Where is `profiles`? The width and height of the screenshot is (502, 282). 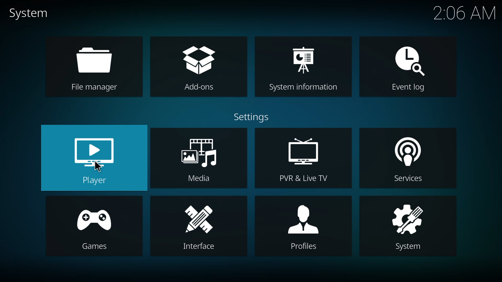 profiles is located at coordinates (304, 226).